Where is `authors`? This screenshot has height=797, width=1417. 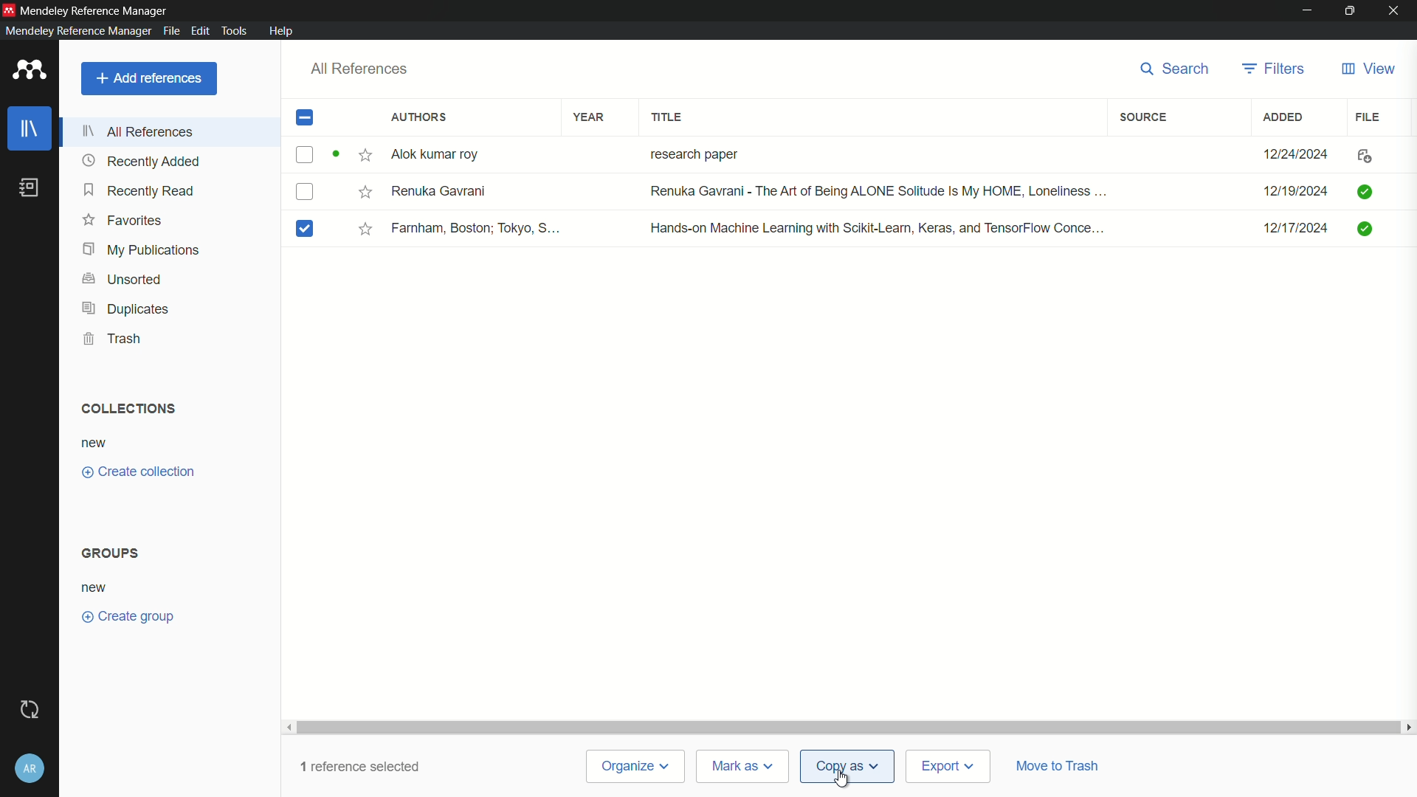
authors is located at coordinates (416, 117).